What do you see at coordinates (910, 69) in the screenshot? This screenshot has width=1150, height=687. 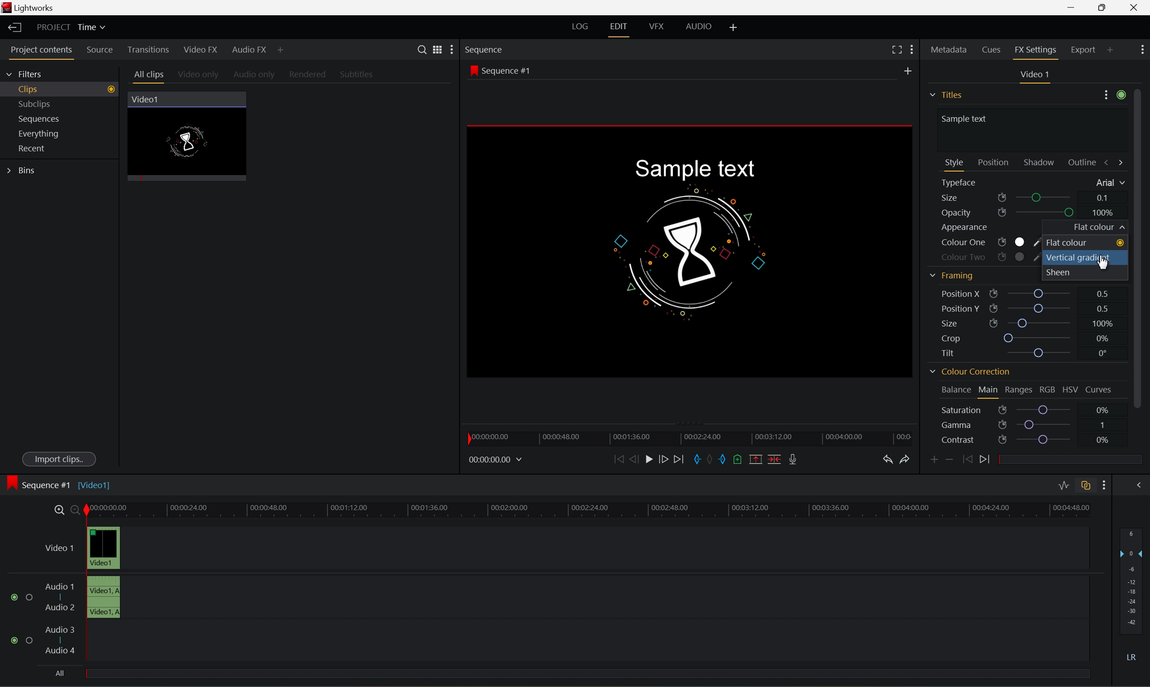 I see `add` at bounding box center [910, 69].